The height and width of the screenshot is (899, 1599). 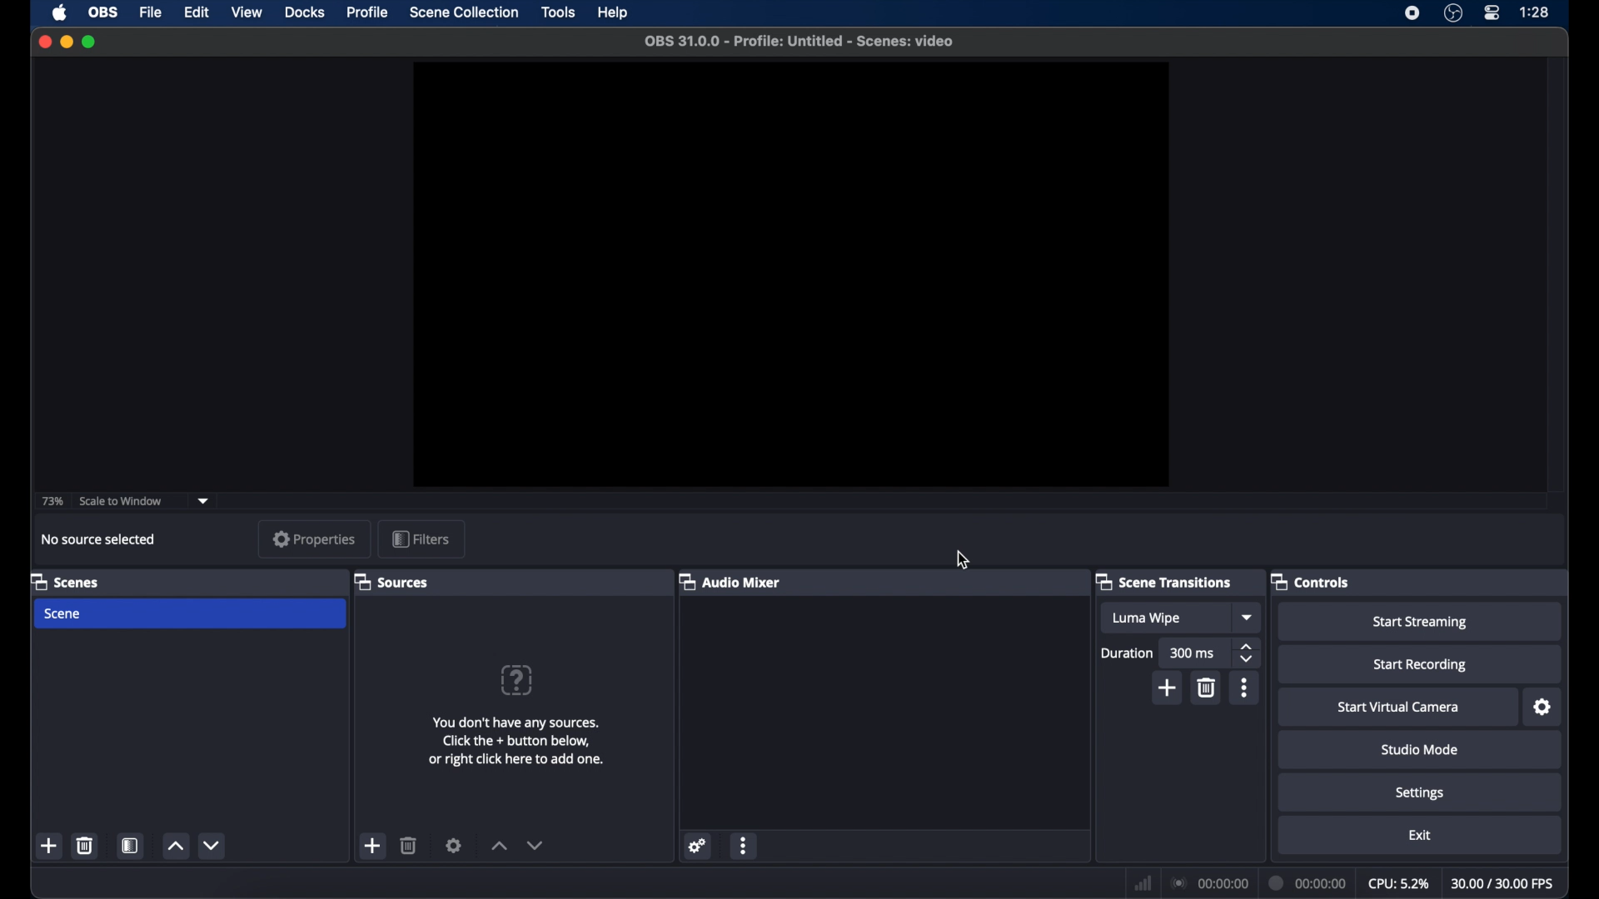 What do you see at coordinates (59, 13) in the screenshot?
I see `apple icon` at bounding box center [59, 13].